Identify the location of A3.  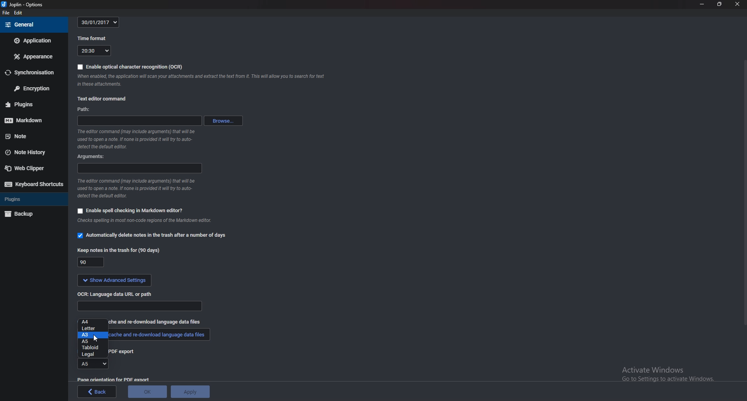
(94, 335).